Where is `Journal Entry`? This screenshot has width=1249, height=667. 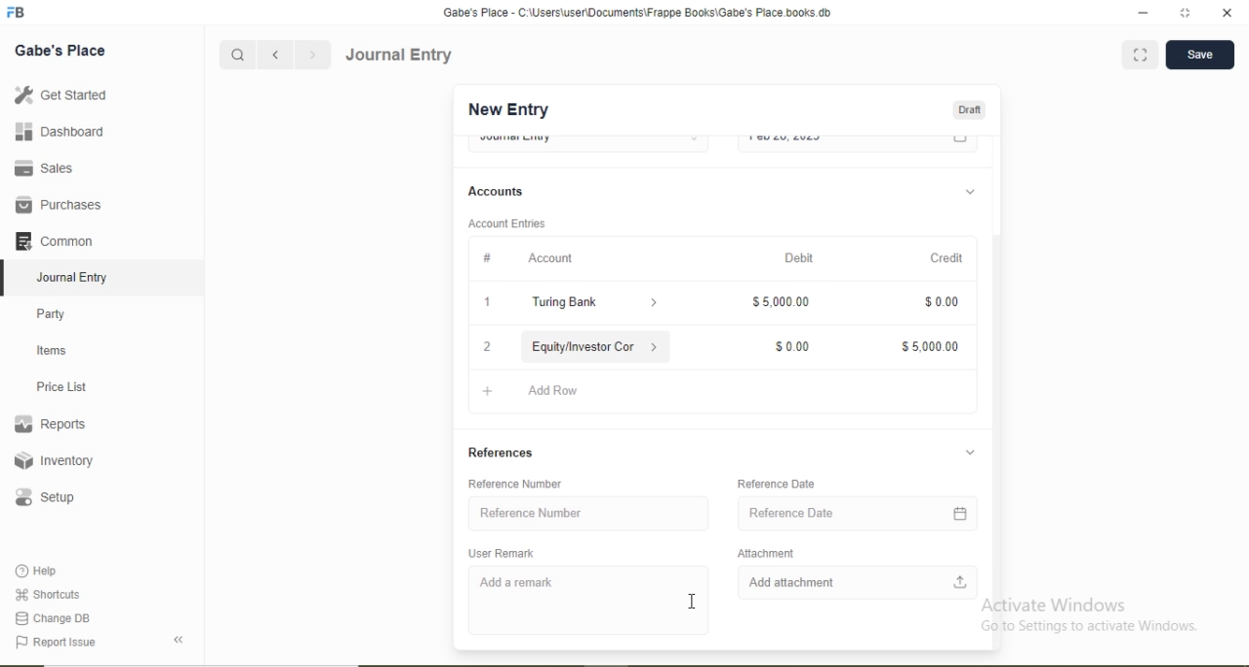 Journal Entry is located at coordinates (400, 55).